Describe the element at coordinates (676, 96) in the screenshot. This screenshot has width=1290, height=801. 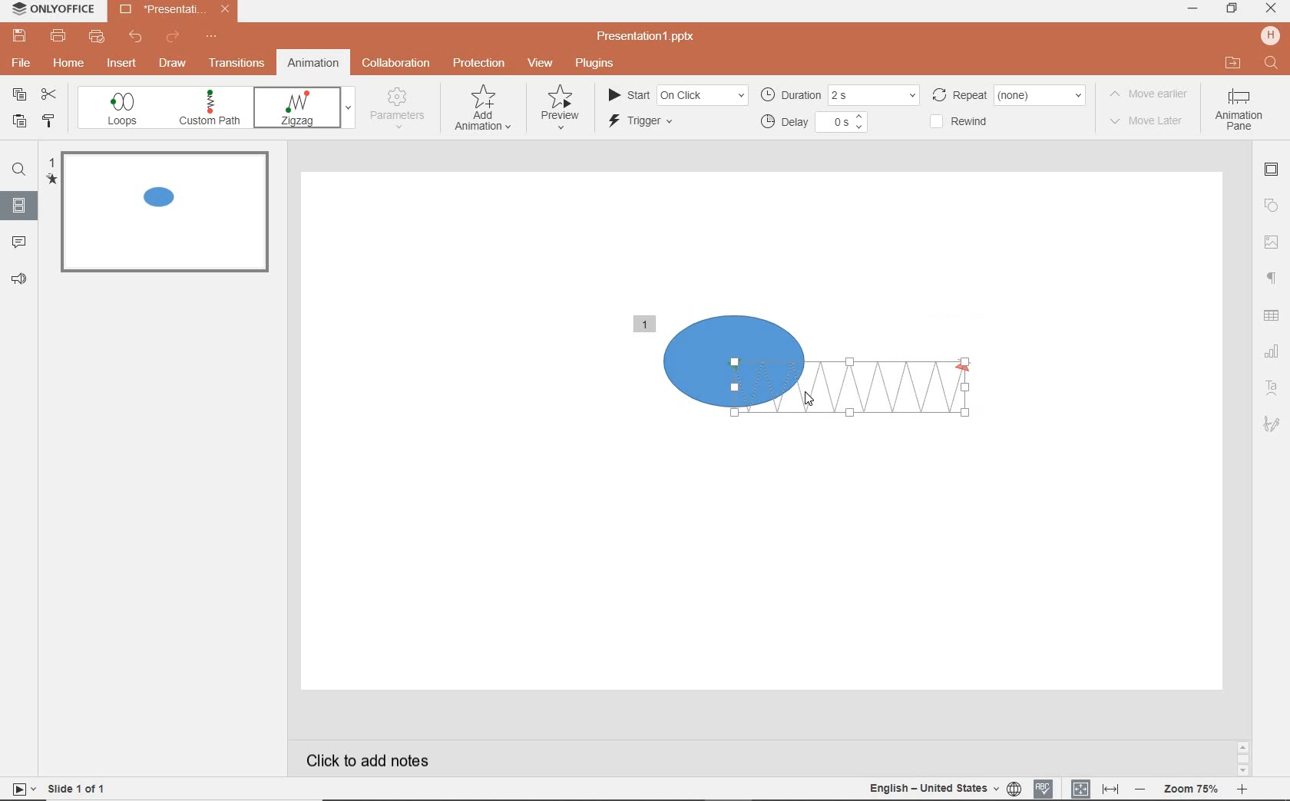
I see `start` at that location.